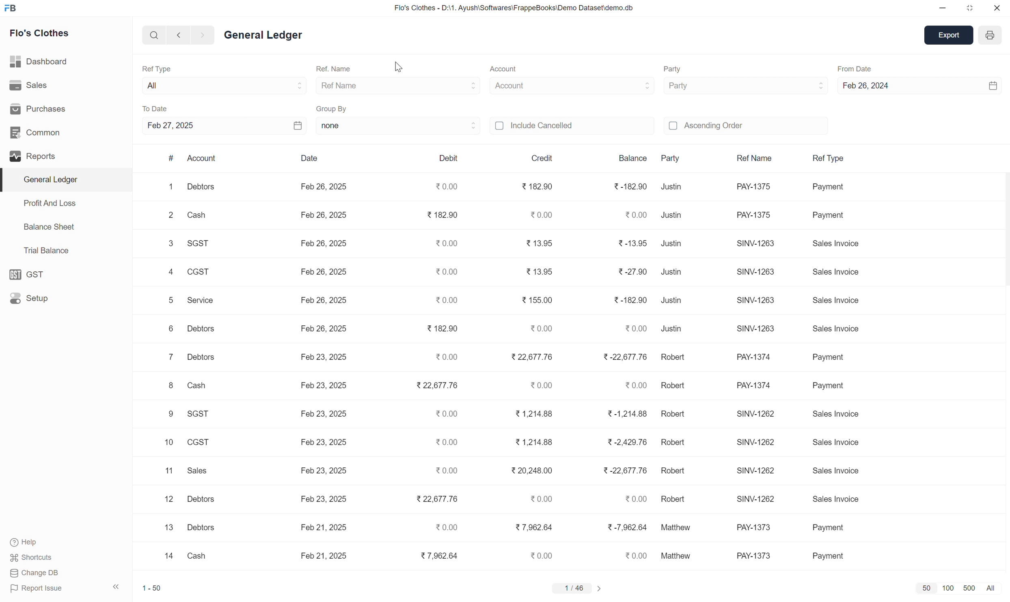 Image resolution: width=1010 pixels, height=602 pixels. I want to click on justin, so click(671, 243).